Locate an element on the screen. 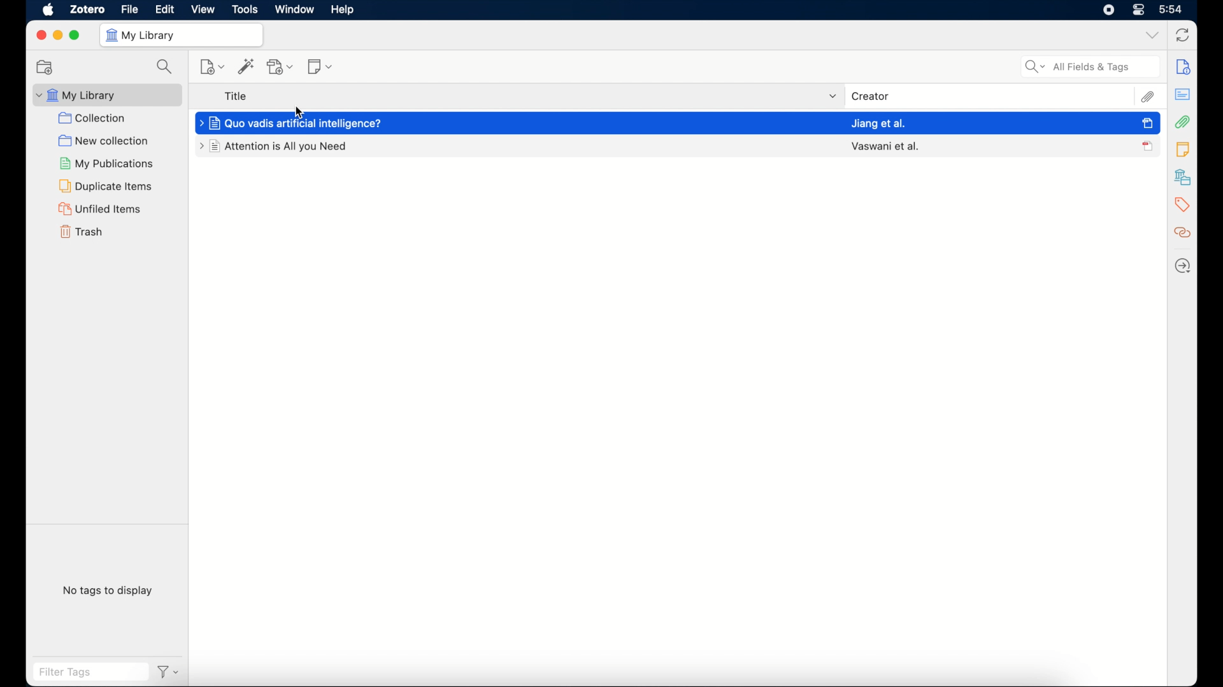 The image size is (1223, 687). related is located at coordinates (1183, 232).